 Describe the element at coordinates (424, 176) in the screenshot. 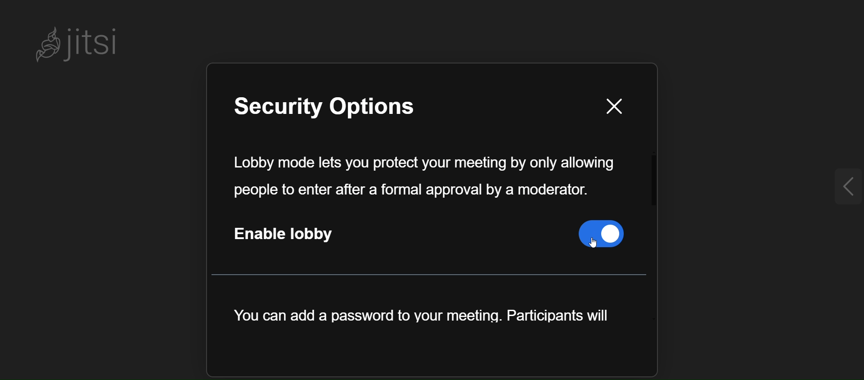

I see `Lobby mode lets you protect your meeting by only allowing
people to enter after a formal approval by a moderator.` at that location.